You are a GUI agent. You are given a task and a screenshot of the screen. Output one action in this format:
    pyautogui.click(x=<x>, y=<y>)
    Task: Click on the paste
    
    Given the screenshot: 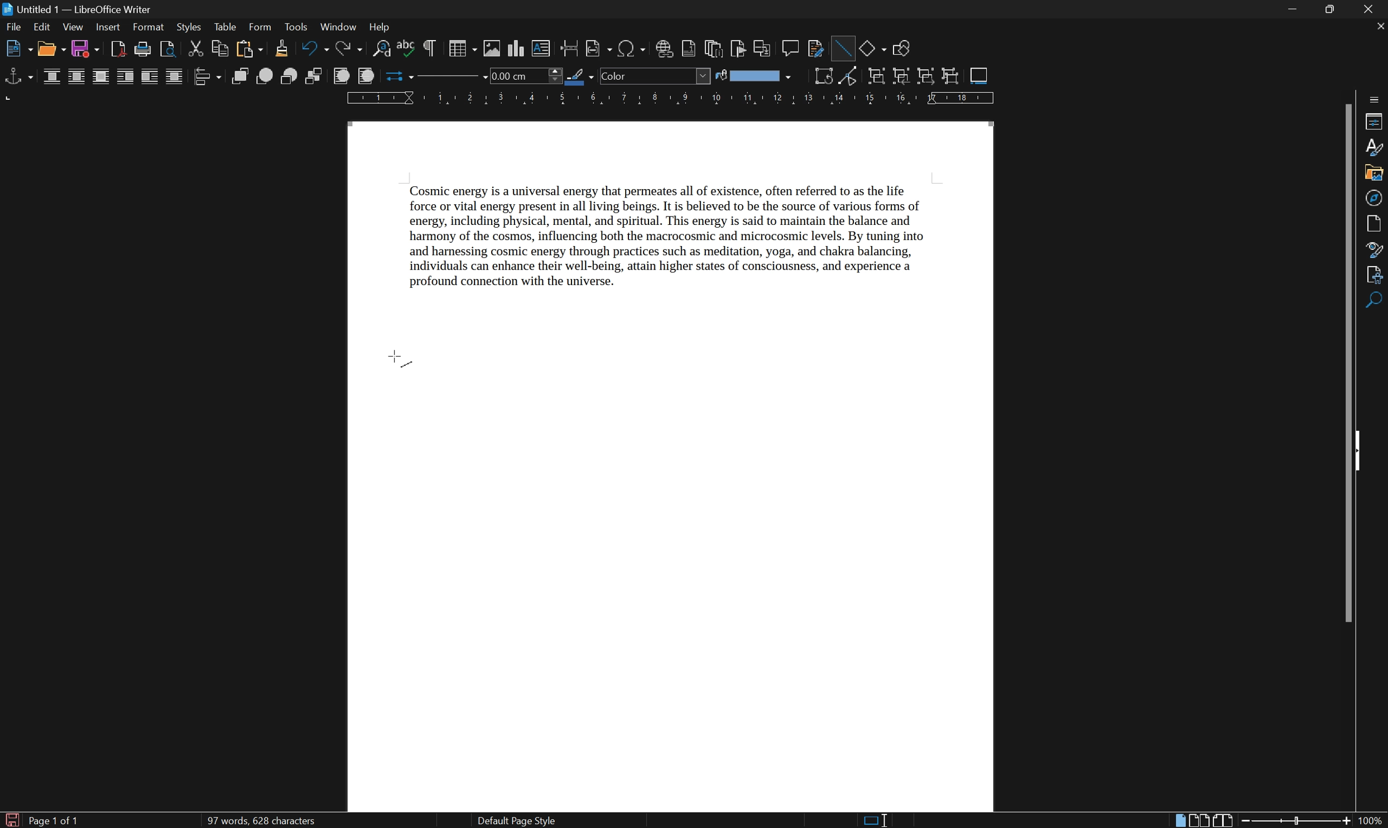 What is the action you would take?
    pyautogui.click(x=248, y=49)
    